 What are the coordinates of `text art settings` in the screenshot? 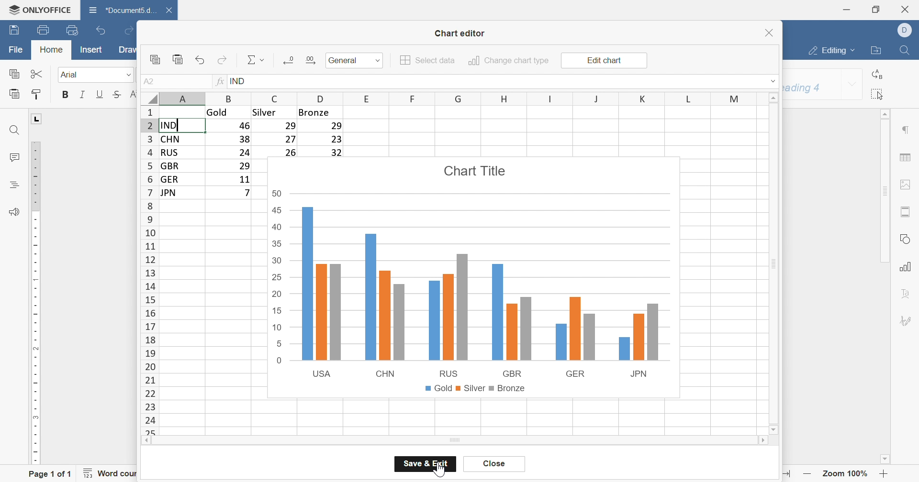 It's located at (905, 293).